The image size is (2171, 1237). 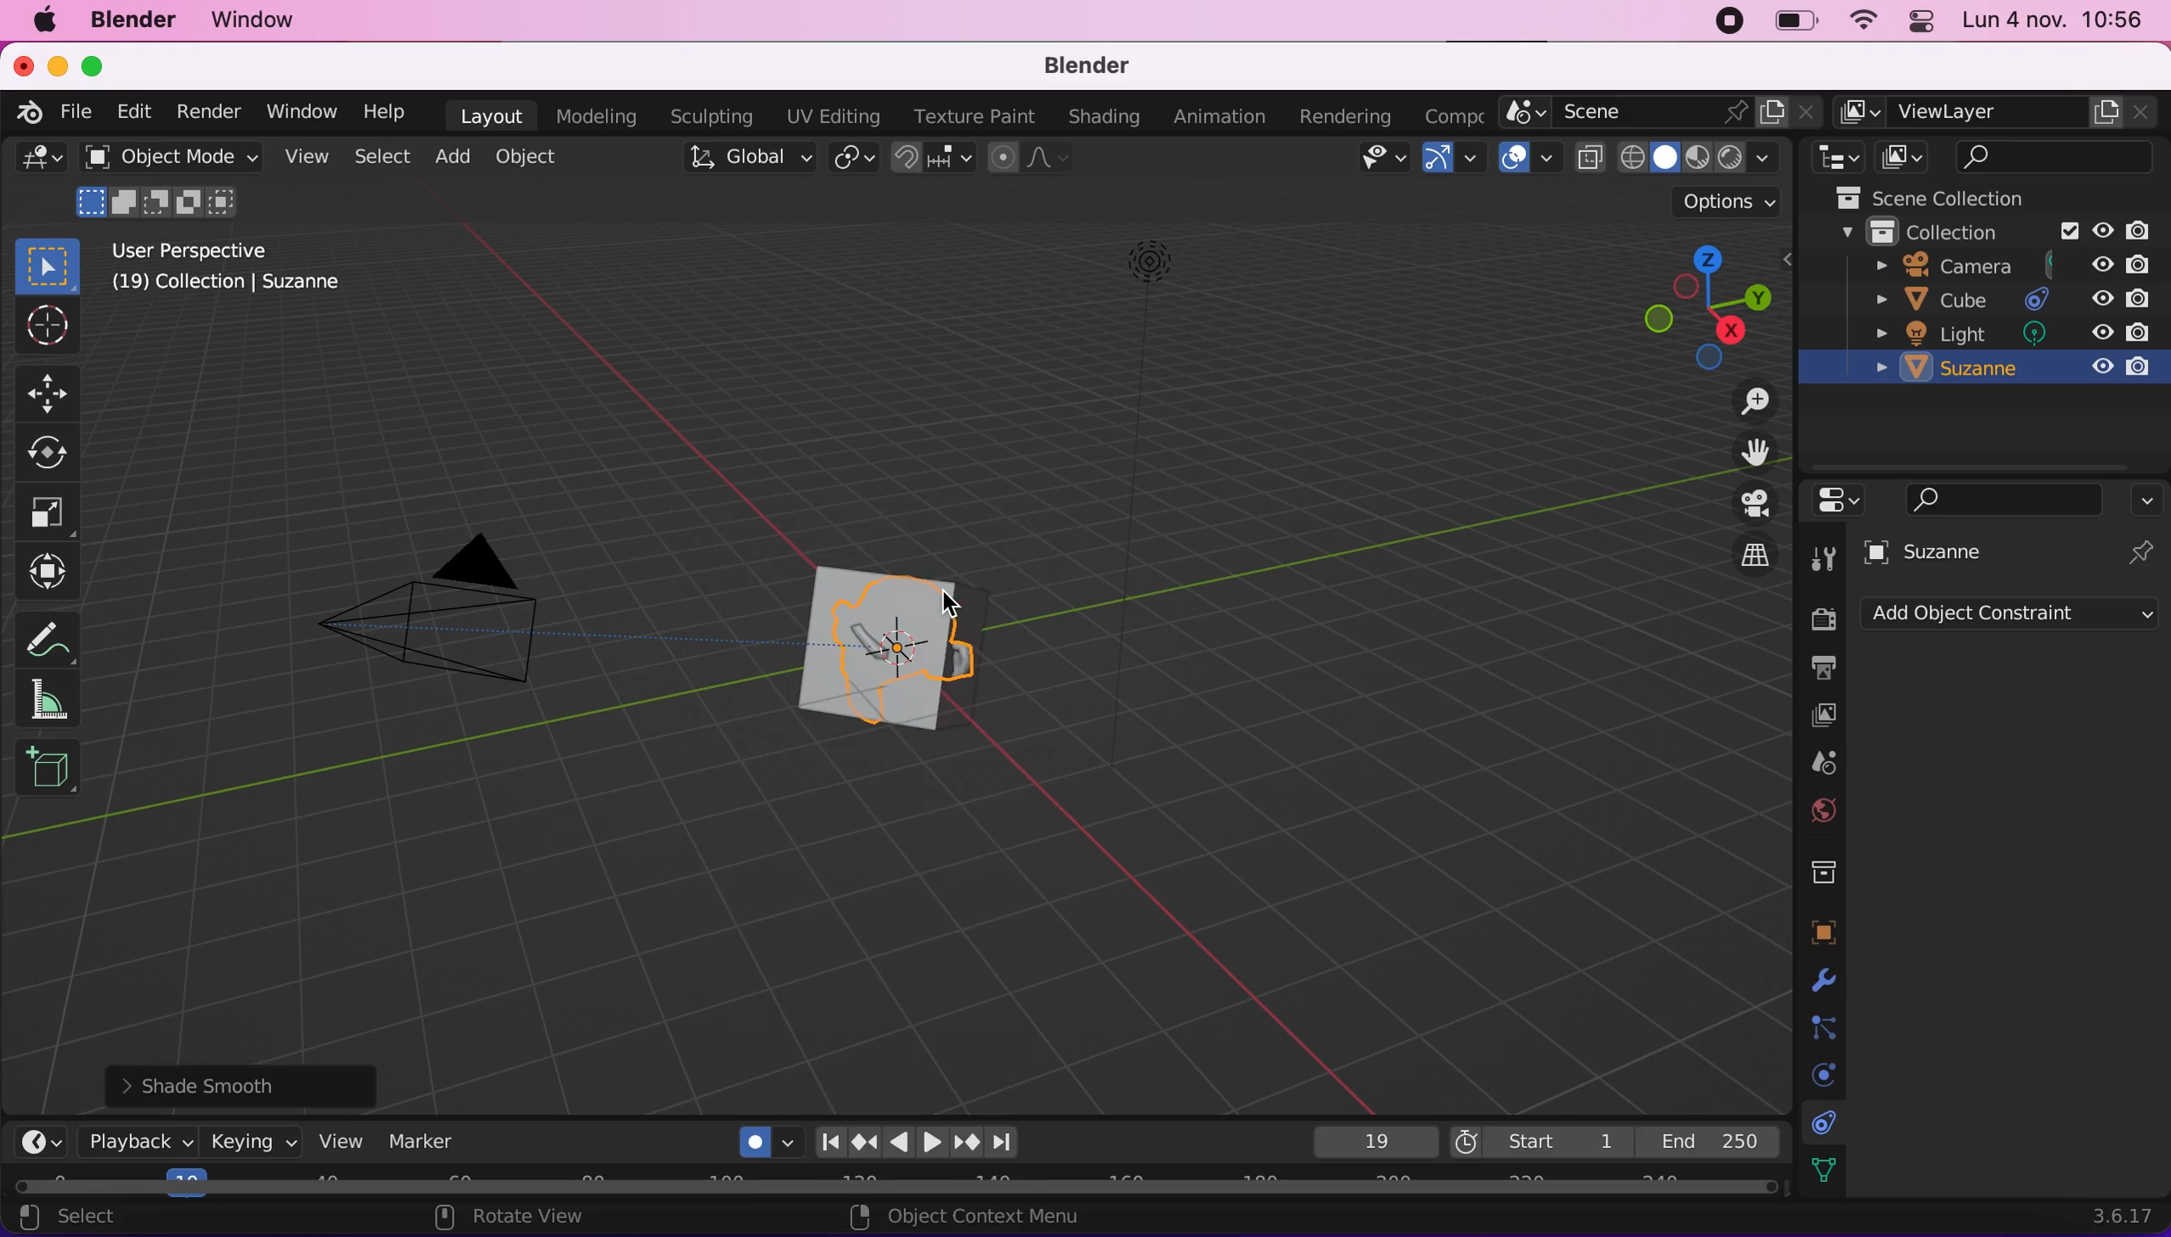 What do you see at coordinates (250, 249) in the screenshot?
I see `user perspective` at bounding box center [250, 249].